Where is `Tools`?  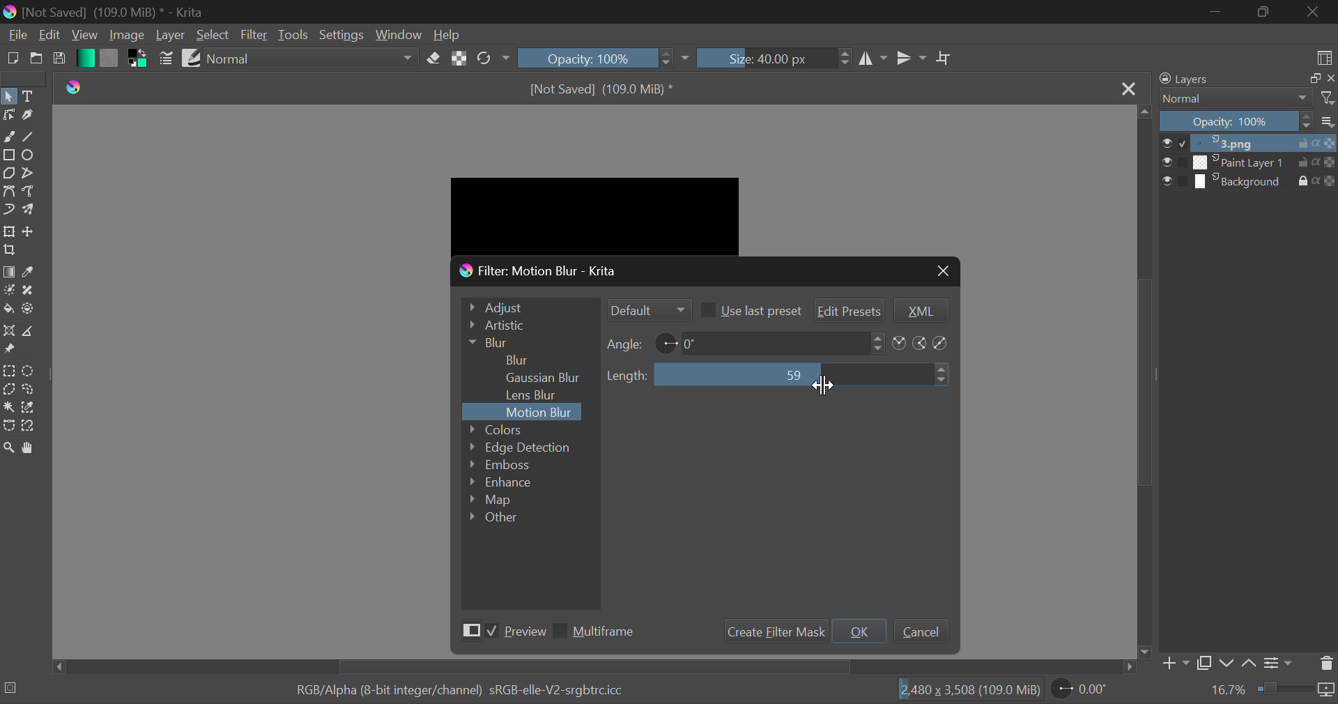 Tools is located at coordinates (293, 36).